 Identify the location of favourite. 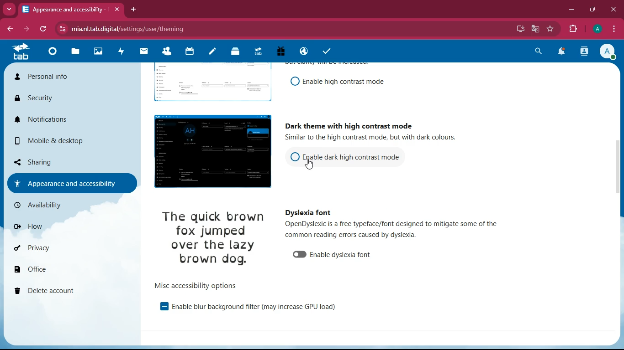
(549, 29).